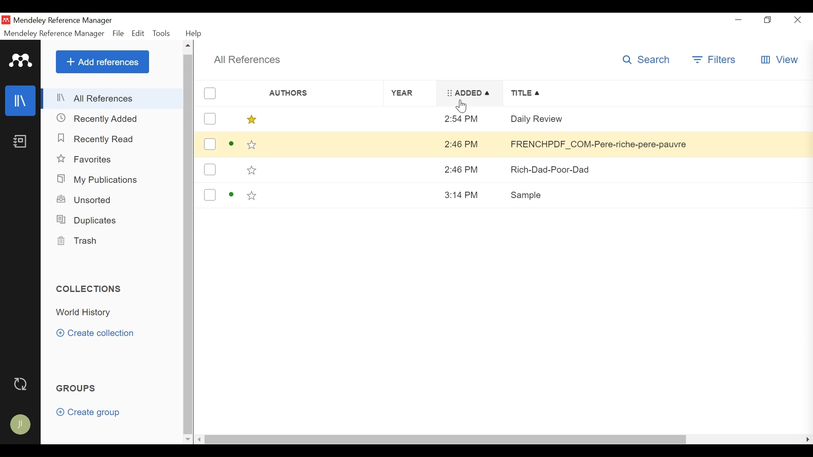 This screenshot has width=813, height=457. Describe the element at coordinates (657, 193) in the screenshot. I see `Sample` at that location.